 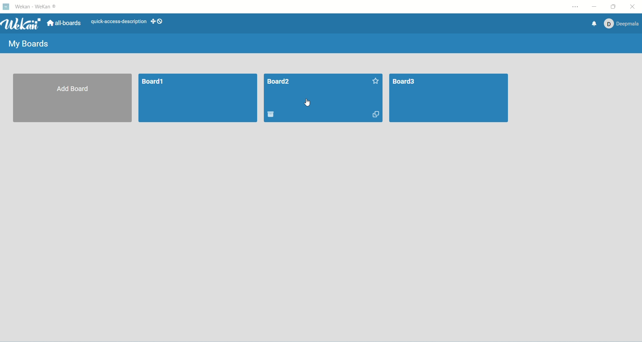 What do you see at coordinates (74, 88) in the screenshot?
I see `add board` at bounding box center [74, 88].